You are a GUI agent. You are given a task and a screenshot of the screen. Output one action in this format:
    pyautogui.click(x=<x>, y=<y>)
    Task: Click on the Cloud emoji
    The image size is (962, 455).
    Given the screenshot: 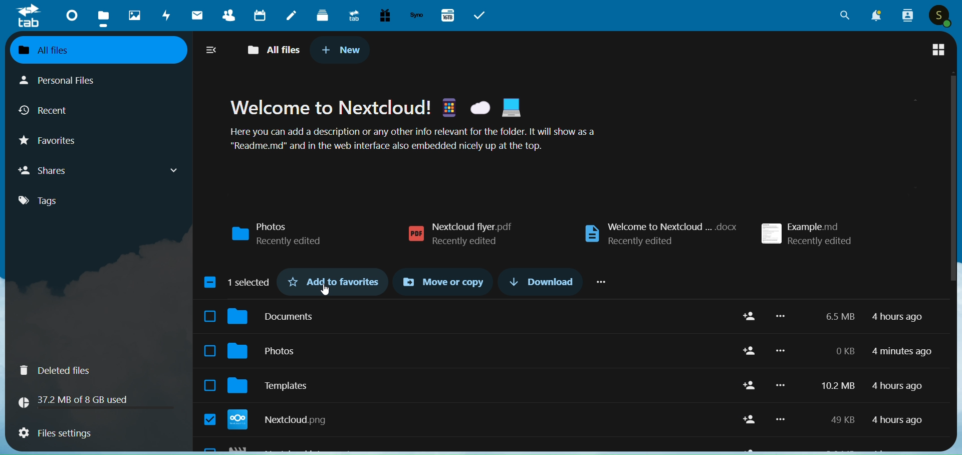 What is the action you would take?
    pyautogui.click(x=480, y=108)
    